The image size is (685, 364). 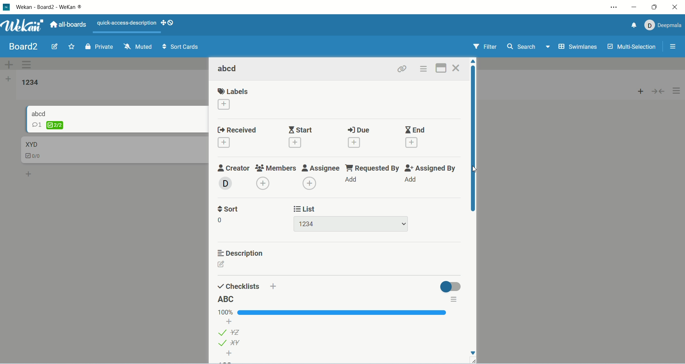 I want to click on muted, so click(x=139, y=46).